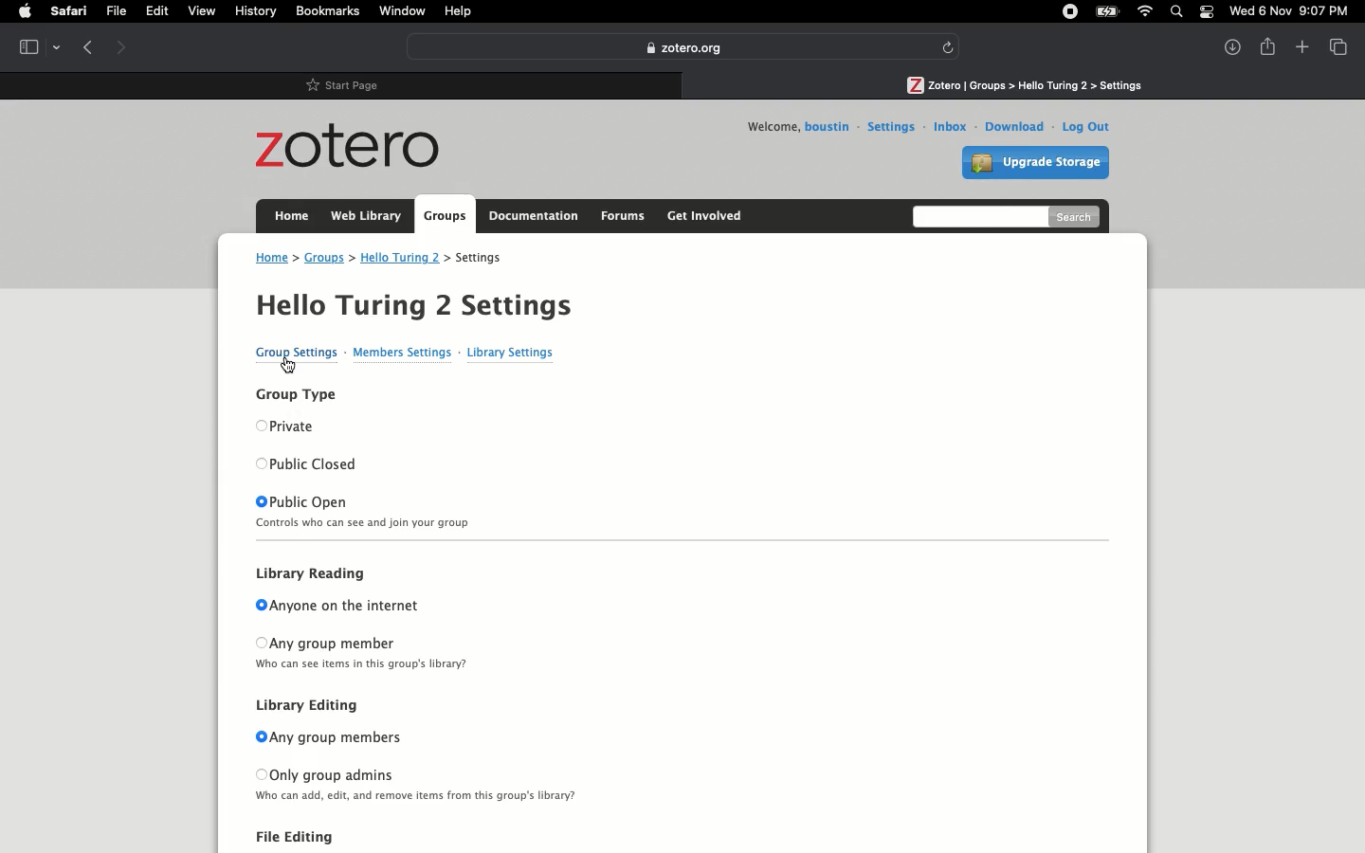 This screenshot has width=1365, height=853. I want to click on Window, so click(402, 10).